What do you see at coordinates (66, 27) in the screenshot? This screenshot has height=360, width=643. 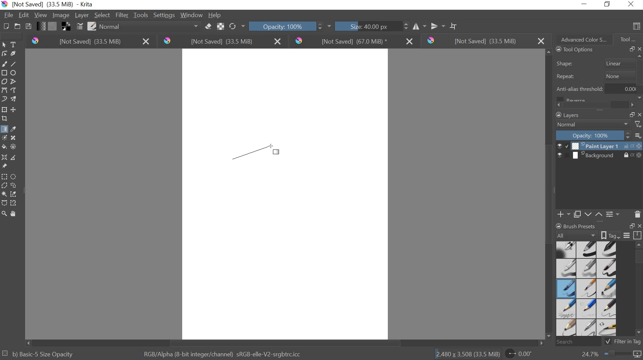 I see `SWAP FOREGROUND AND BACKGROUND COLORS` at bounding box center [66, 27].